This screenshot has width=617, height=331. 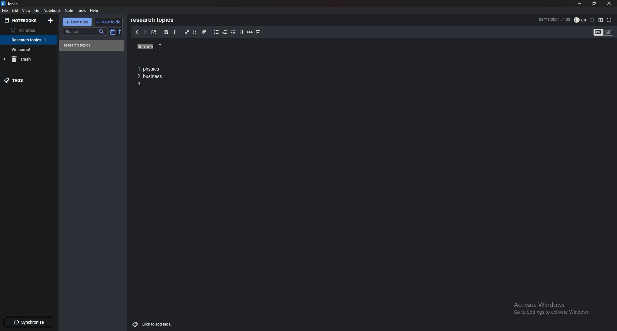 What do you see at coordinates (241, 32) in the screenshot?
I see `heading` at bounding box center [241, 32].